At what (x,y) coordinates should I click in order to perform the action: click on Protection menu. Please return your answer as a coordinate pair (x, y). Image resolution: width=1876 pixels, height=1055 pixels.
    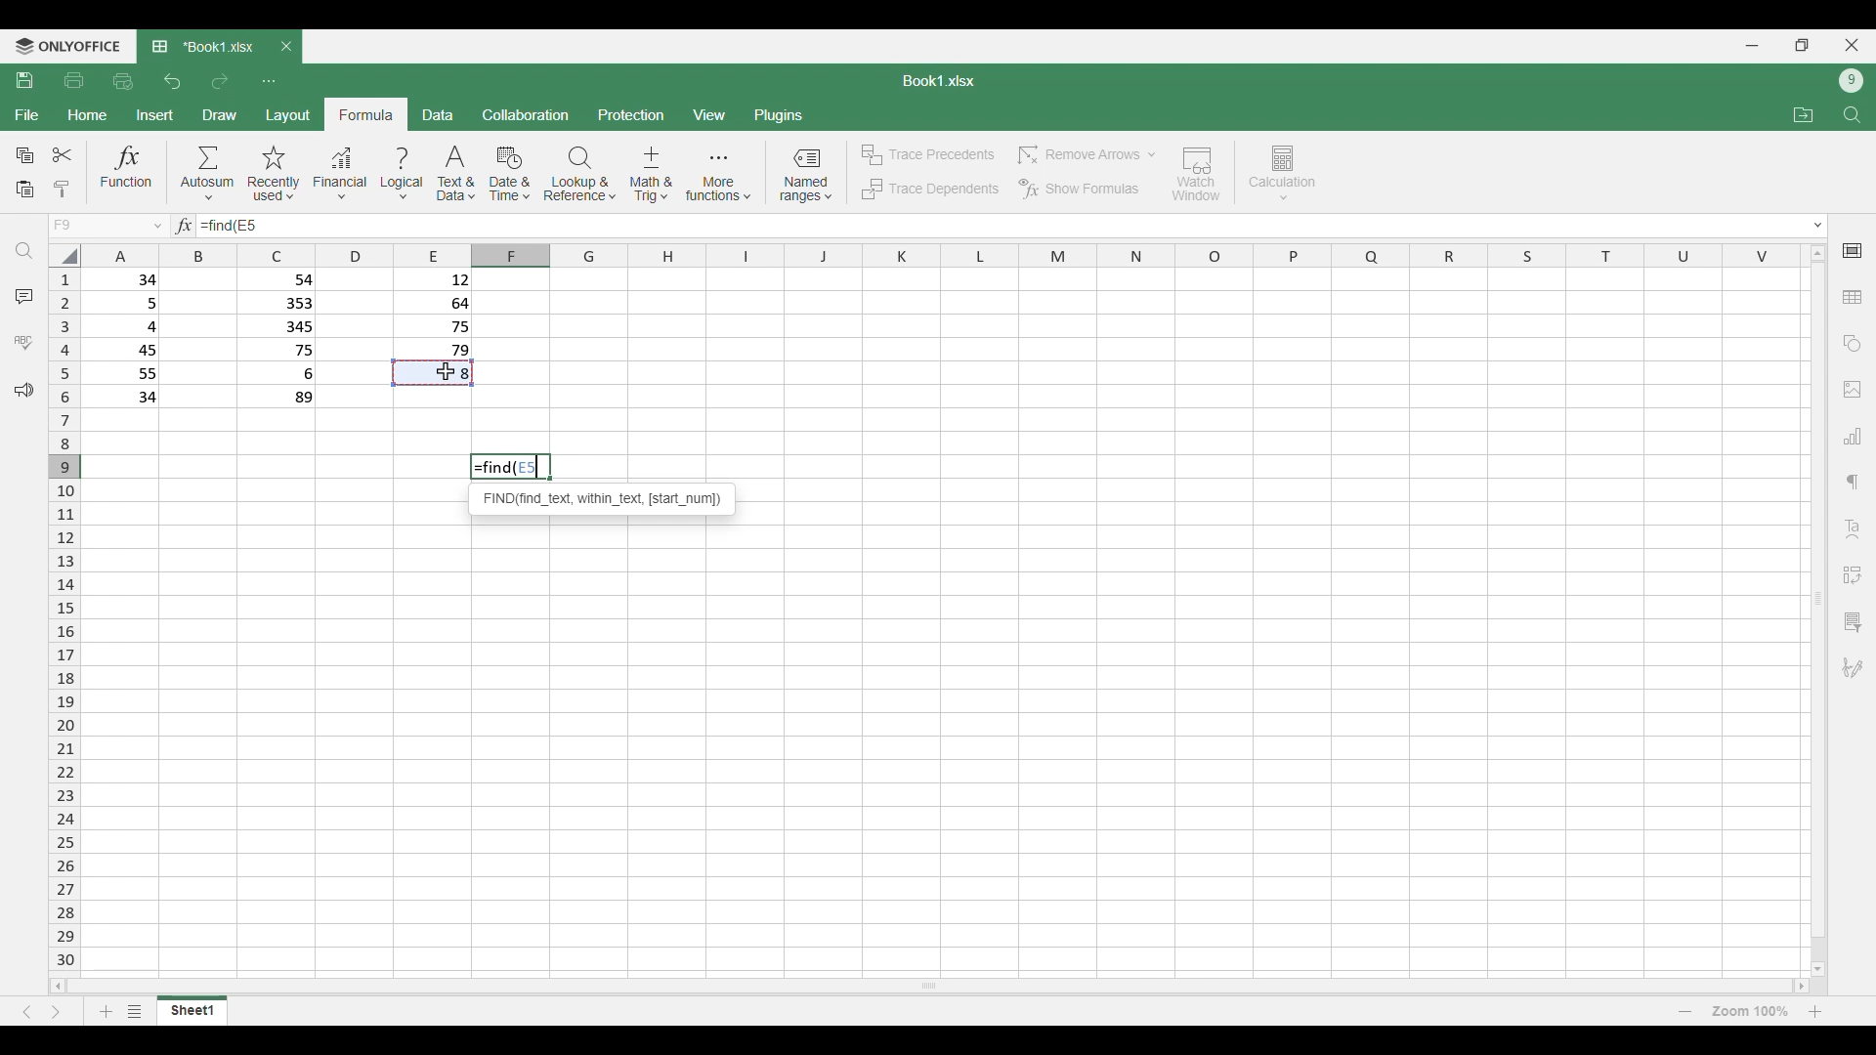
    Looking at the image, I should click on (631, 114).